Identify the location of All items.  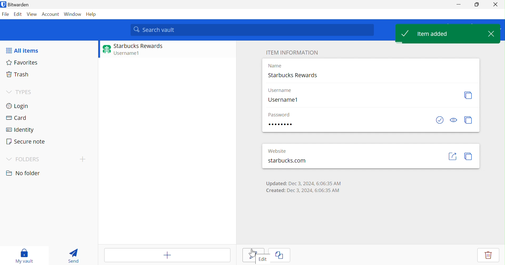
(22, 51).